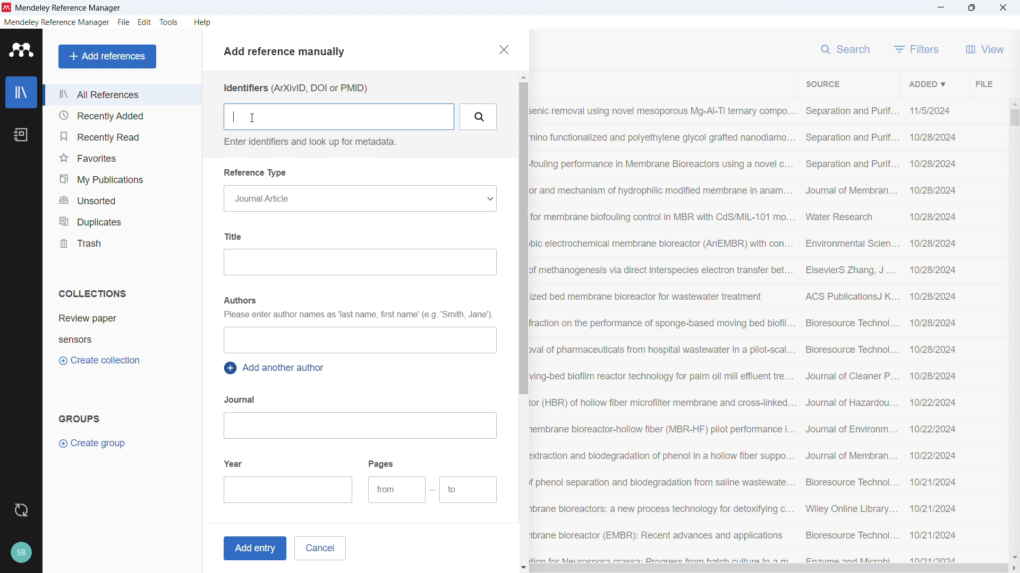  I want to click on Add entry , so click(253, 549).